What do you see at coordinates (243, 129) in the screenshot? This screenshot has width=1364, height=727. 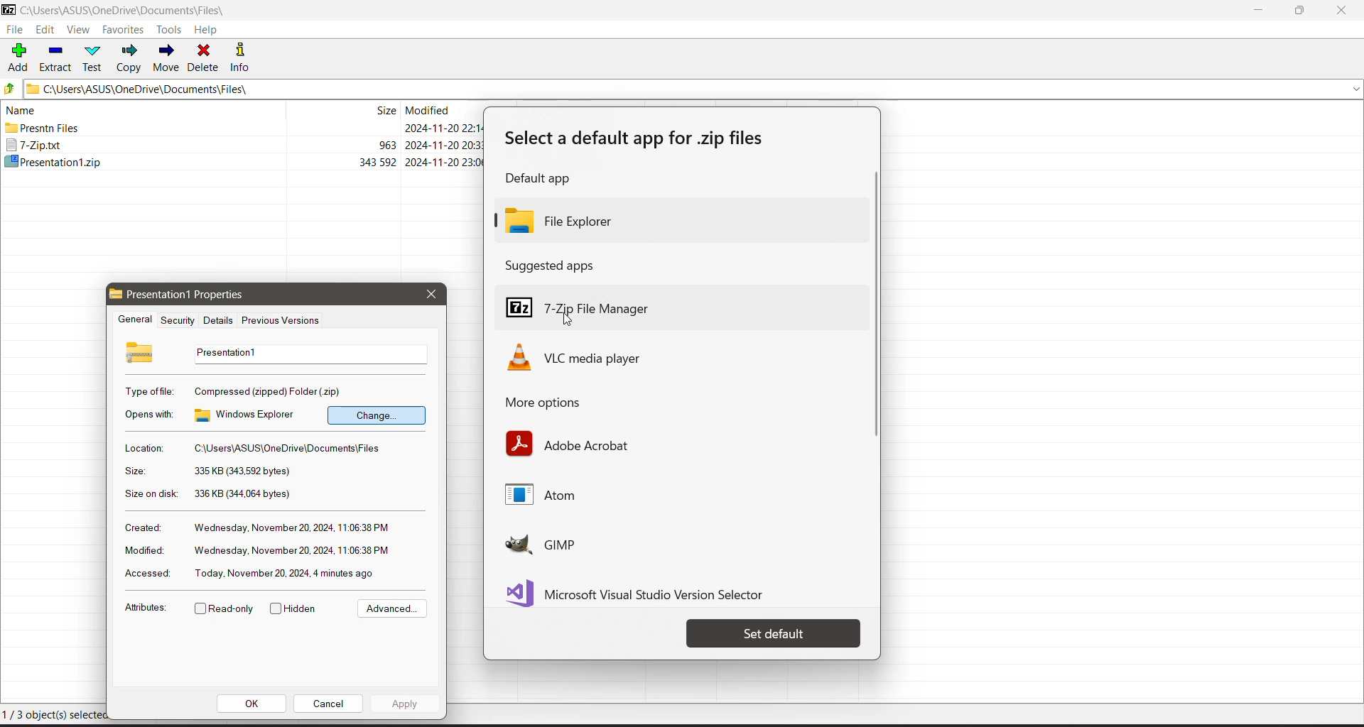 I see `Present files` at bounding box center [243, 129].